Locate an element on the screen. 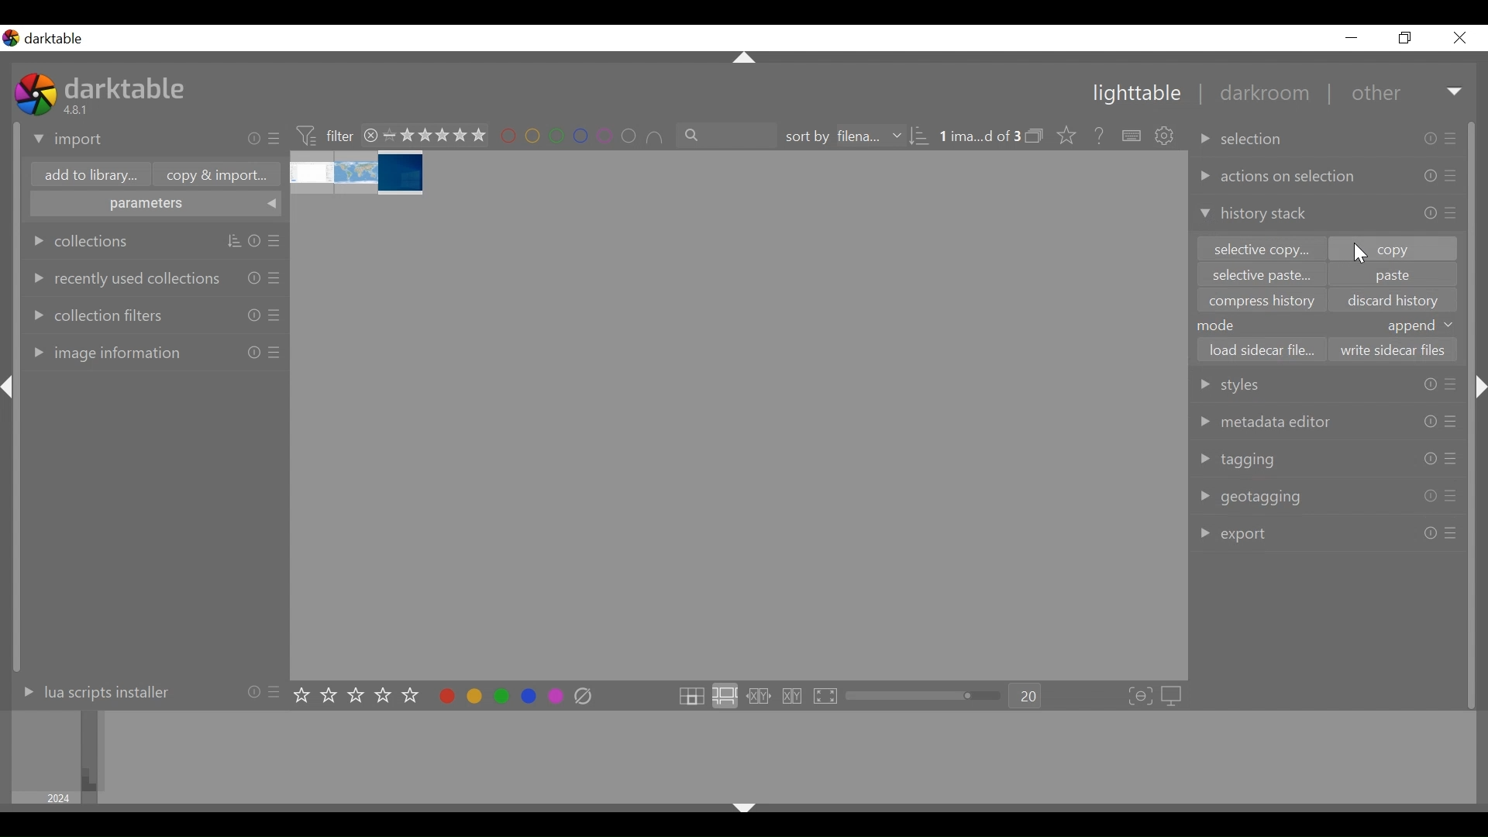 This screenshot has height=837, width=1488. click to enter culling layout in fixed mode is located at coordinates (759, 697).